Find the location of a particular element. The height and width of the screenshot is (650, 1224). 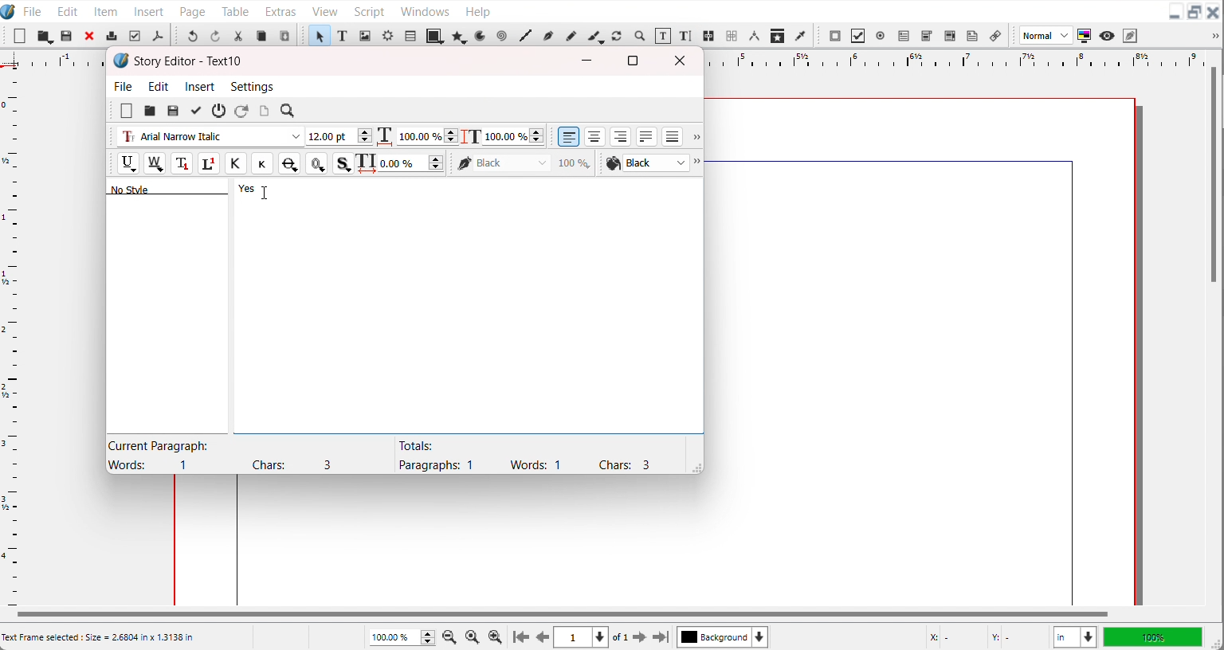

Close is located at coordinates (1214, 13).